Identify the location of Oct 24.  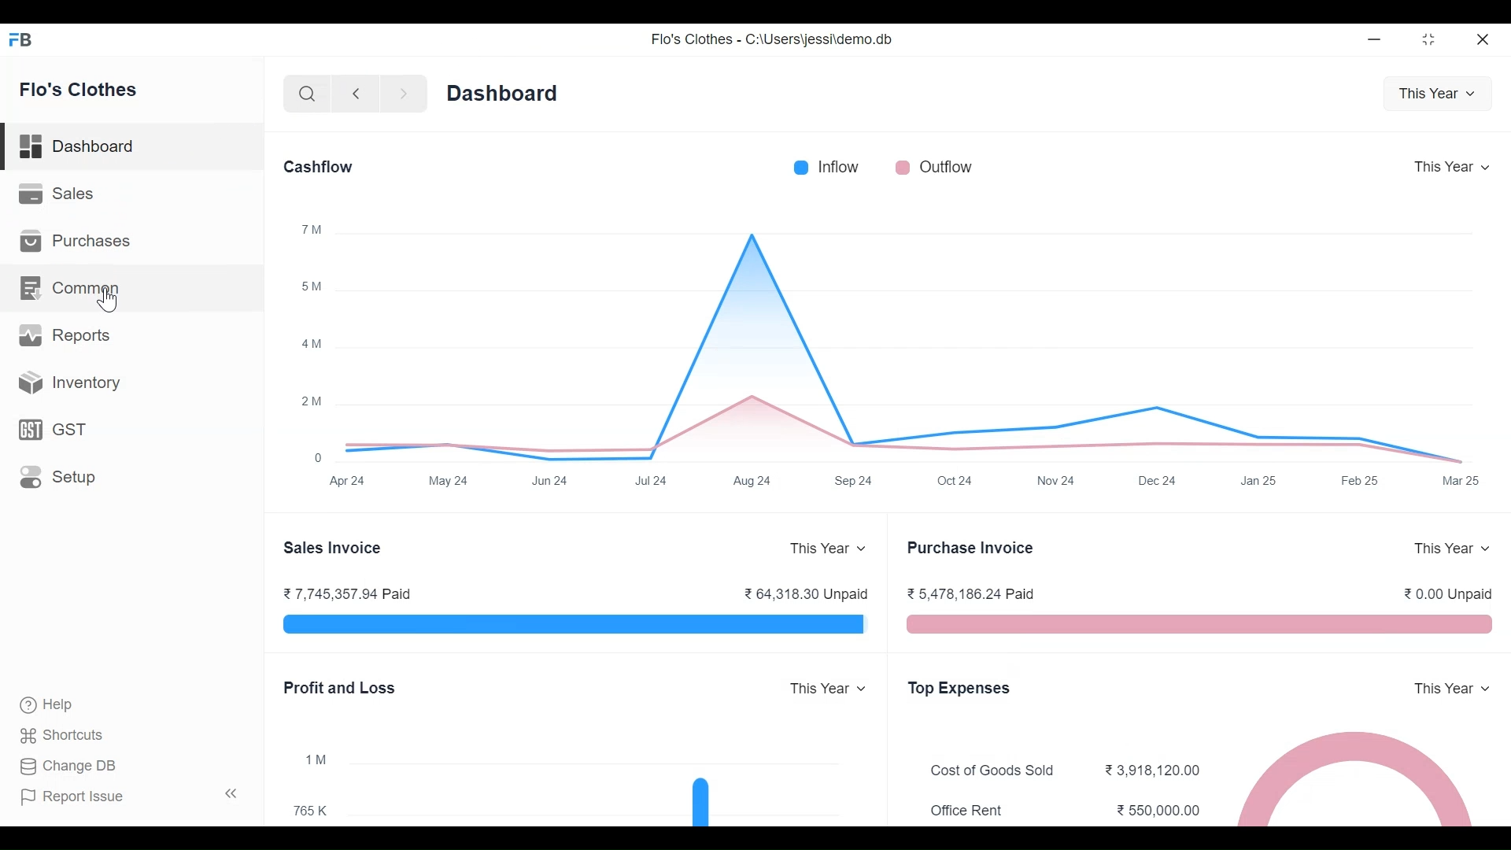
(955, 480).